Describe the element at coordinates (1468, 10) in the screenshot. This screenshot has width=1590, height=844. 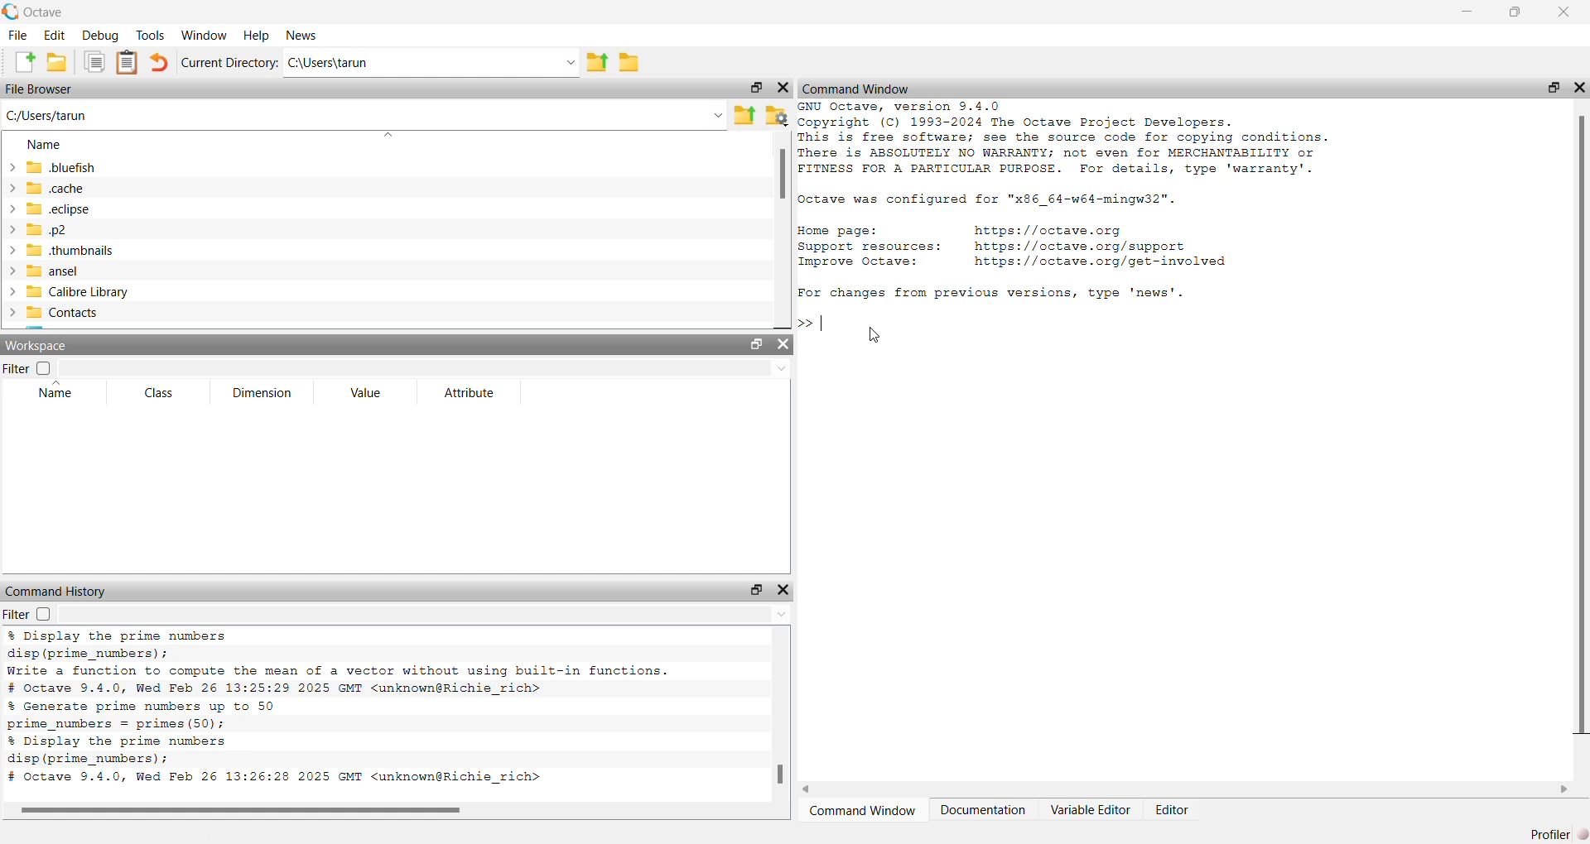
I see `minimise` at that location.